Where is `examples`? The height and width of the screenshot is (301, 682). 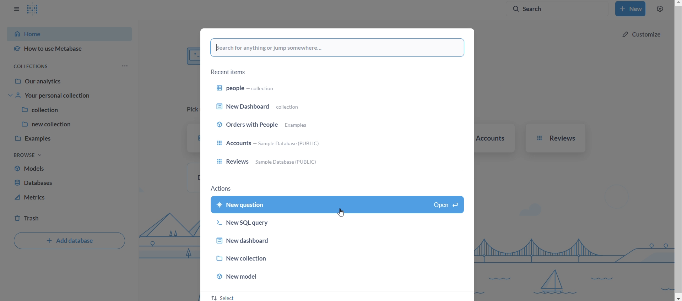
examples is located at coordinates (71, 139).